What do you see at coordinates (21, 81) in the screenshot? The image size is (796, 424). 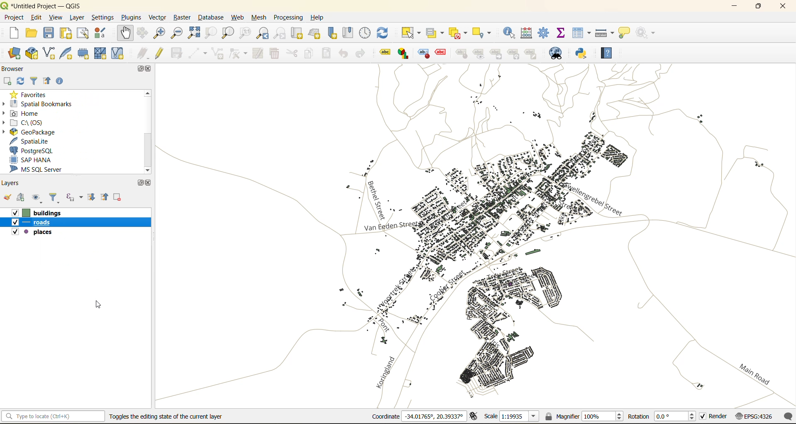 I see `refresh` at bounding box center [21, 81].